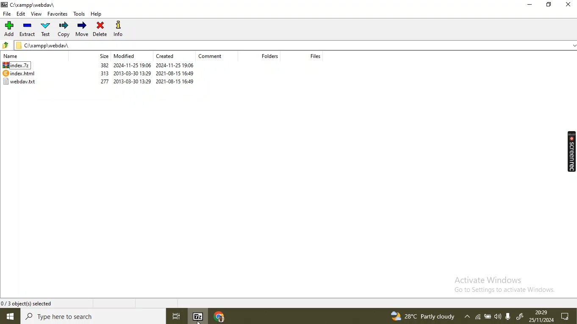  I want to click on screen rec, so click(571, 150).